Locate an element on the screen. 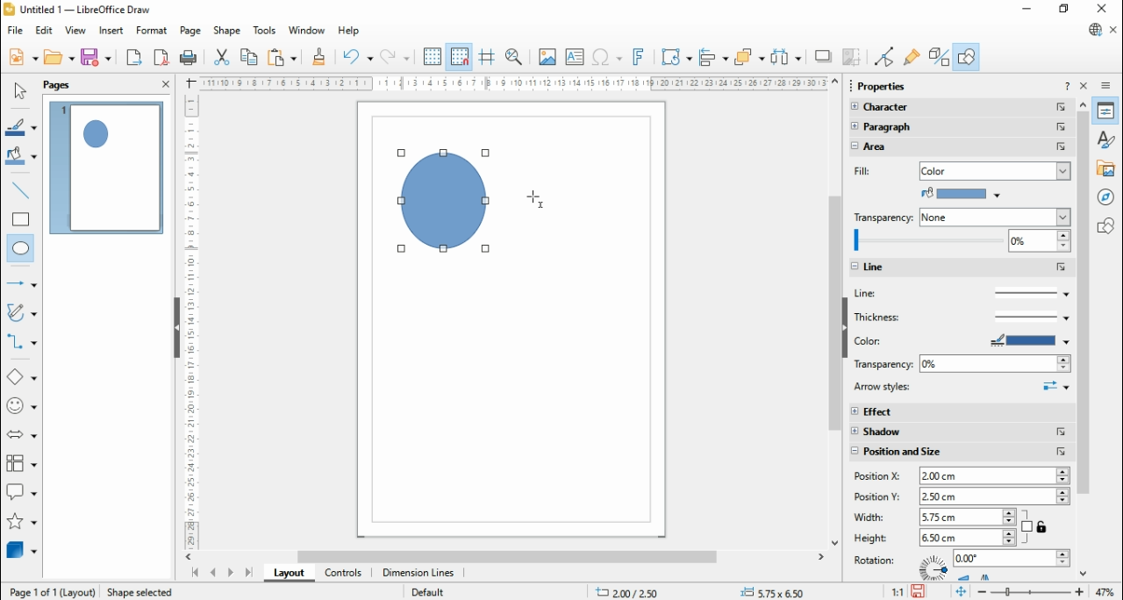 The width and height of the screenshot is (1123, 600). constrain proportions is located at coordinates (1035, 525).